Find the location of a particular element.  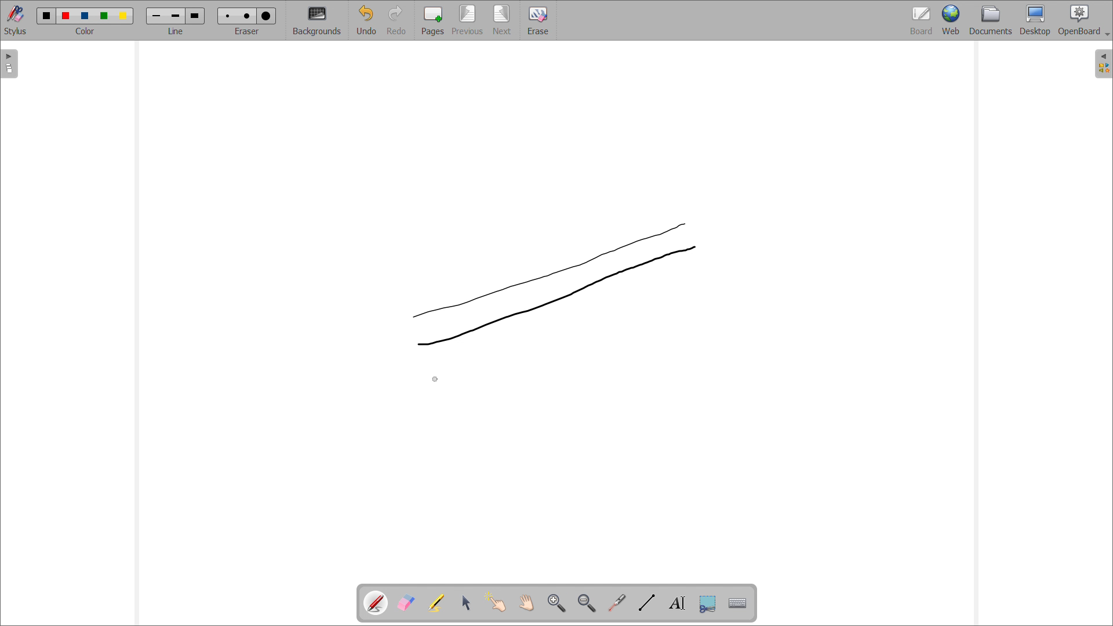

zoom out is located at coordinates (587, 603).